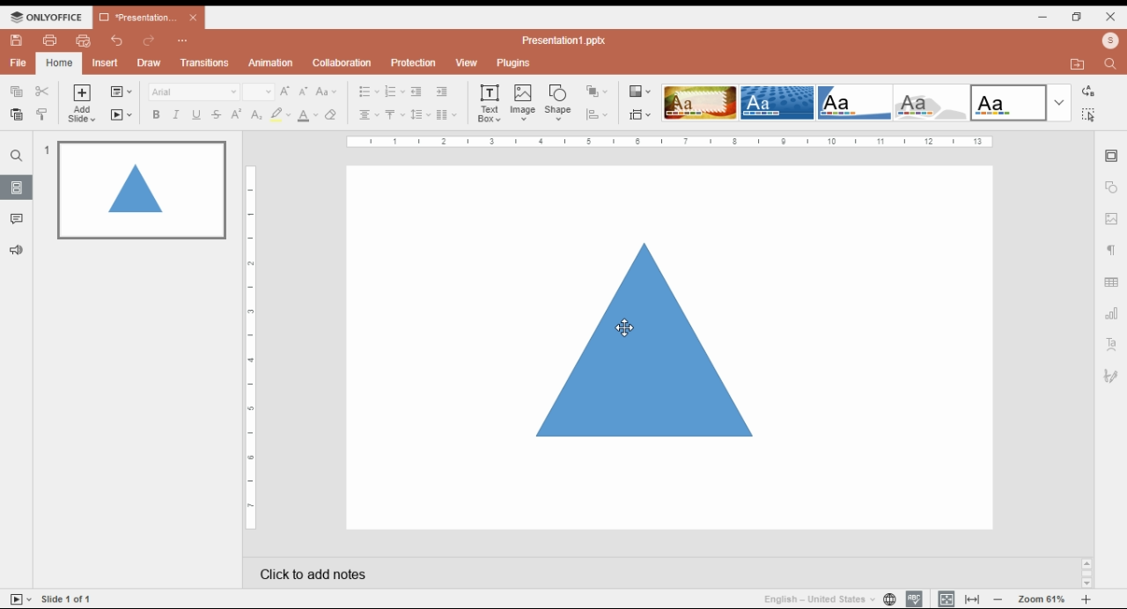 This screenshot has width=1127, height=609. What do you see at coordinates (1086, 572) in the screenshot?
I see `scroll bar` at bounding box center [1086, 572].